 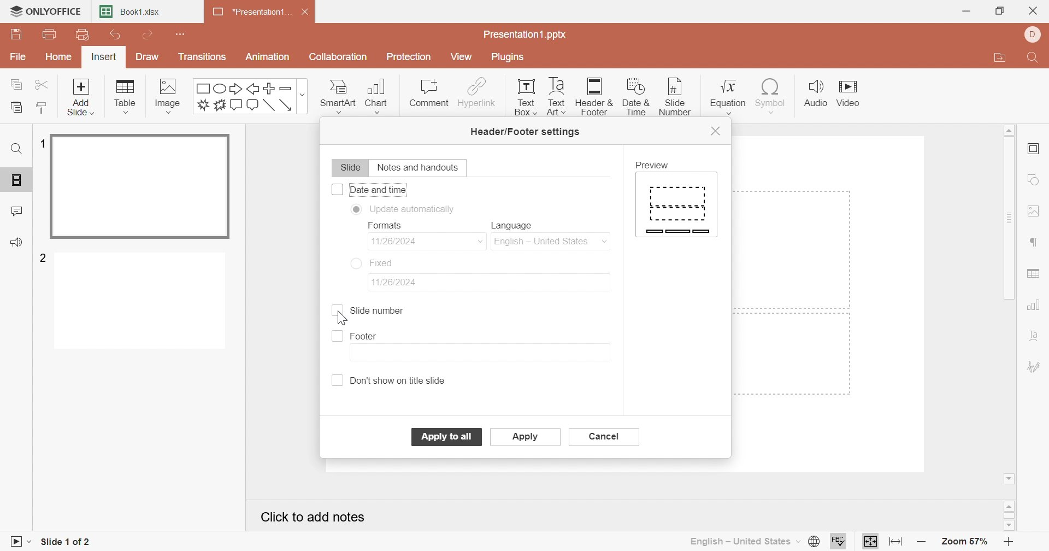 I want to click on Table settings, so click(x=1034, y=275).